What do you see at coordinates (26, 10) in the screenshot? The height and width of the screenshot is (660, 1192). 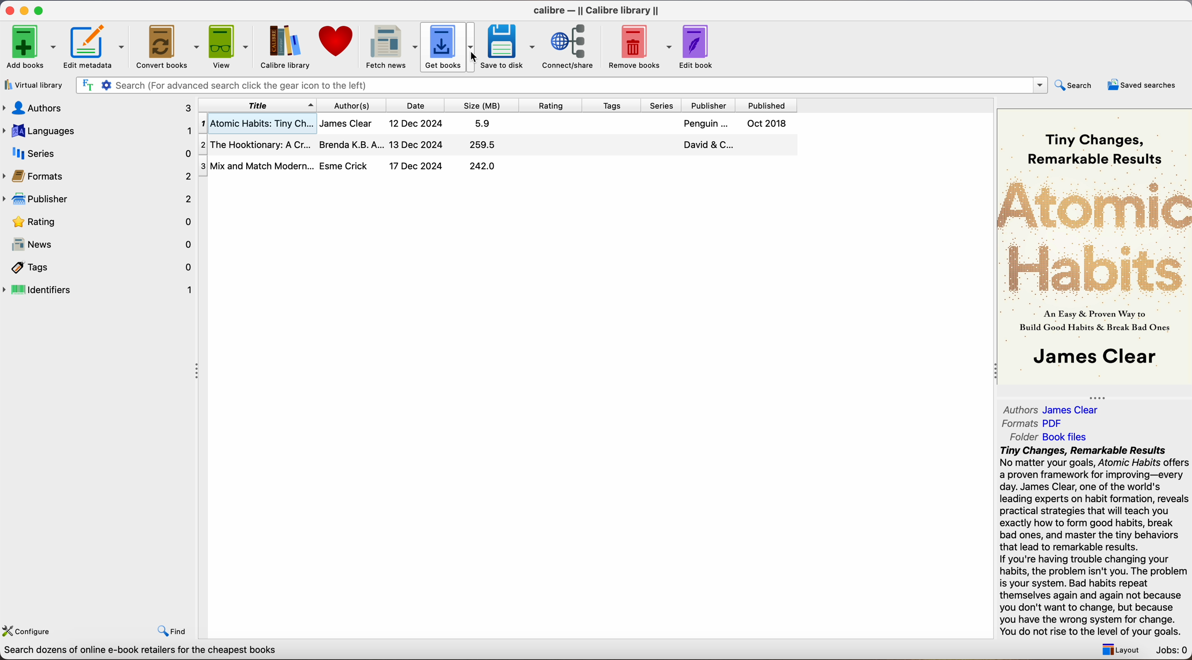 I see `minimize` at bounding box center [26, 10].